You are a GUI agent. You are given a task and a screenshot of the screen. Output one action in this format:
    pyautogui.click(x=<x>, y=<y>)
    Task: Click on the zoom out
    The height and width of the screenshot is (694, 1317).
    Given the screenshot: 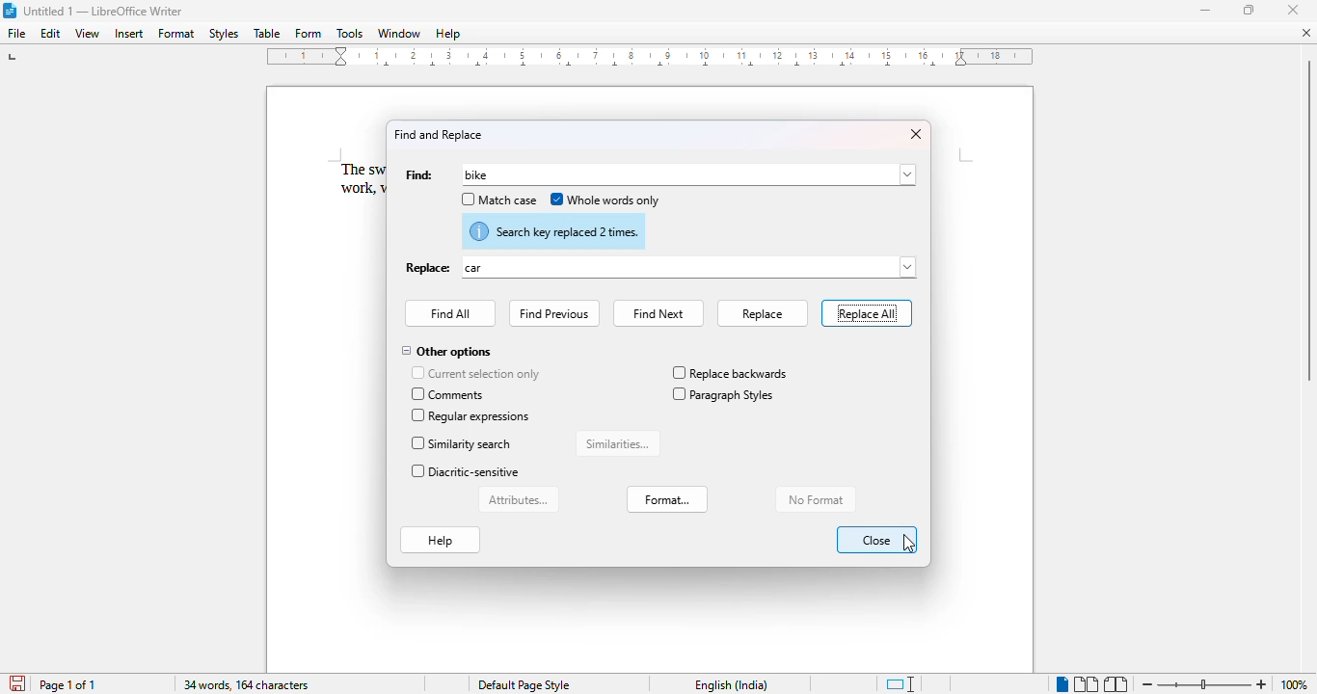 What is the action you would take?
    pyautogui.click(x=1145, y=682)
    